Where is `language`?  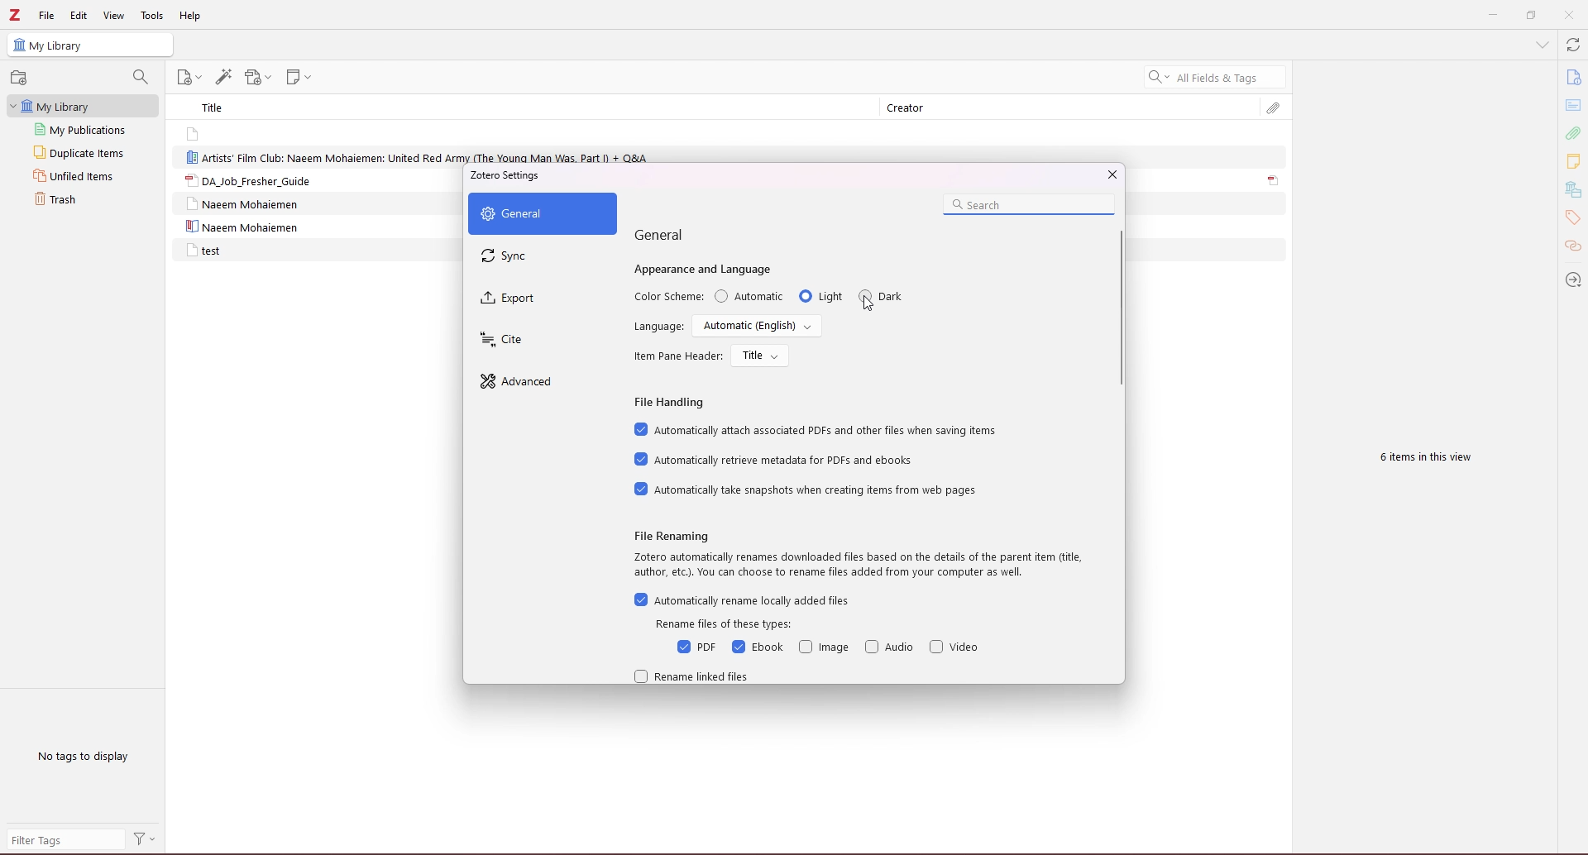 language is located at coordinates (657, 327).